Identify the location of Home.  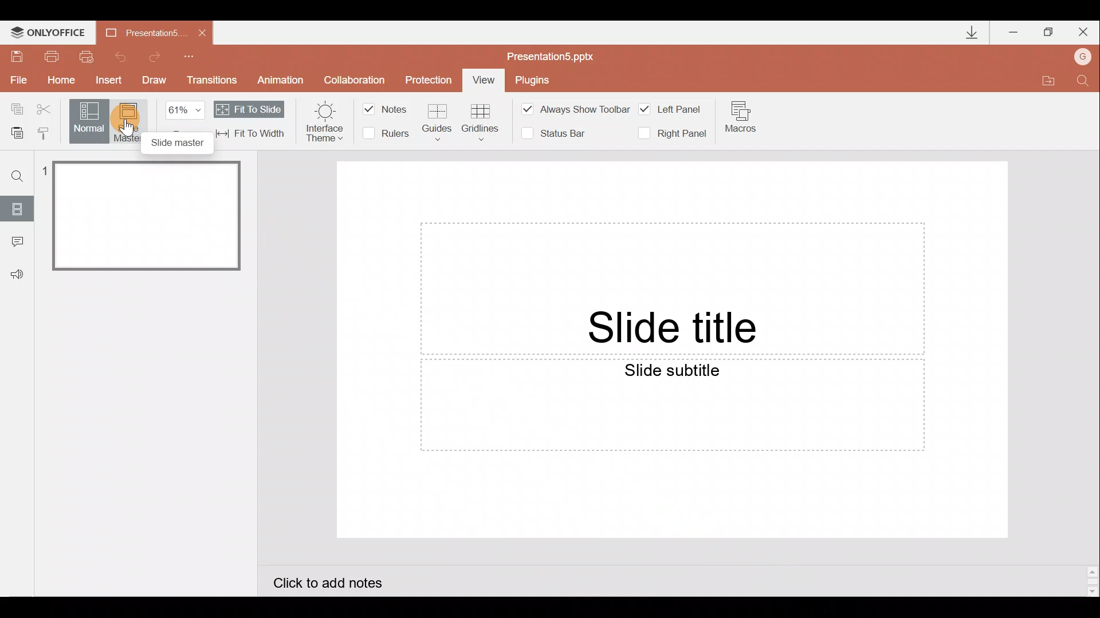
(63, 83).